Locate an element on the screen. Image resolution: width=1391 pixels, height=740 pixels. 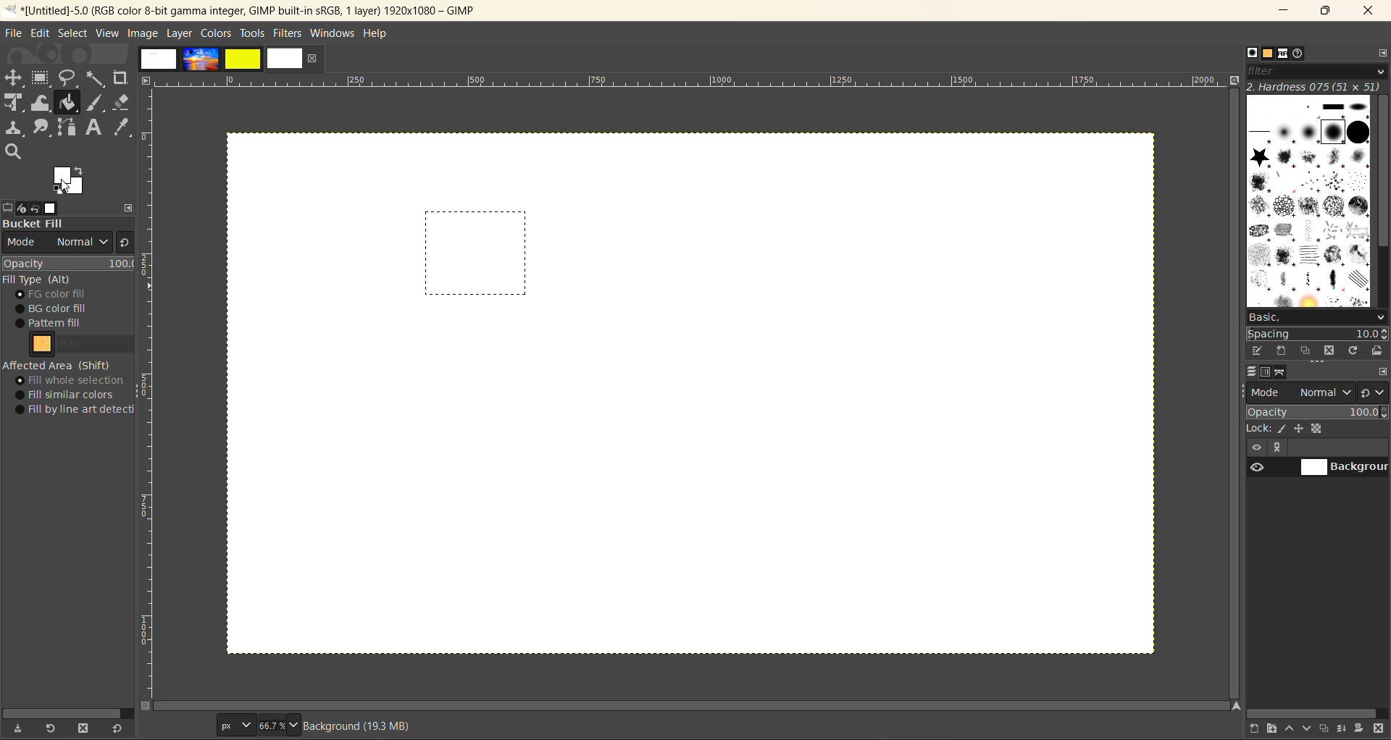
fg color is located at coordinates (57, 295).